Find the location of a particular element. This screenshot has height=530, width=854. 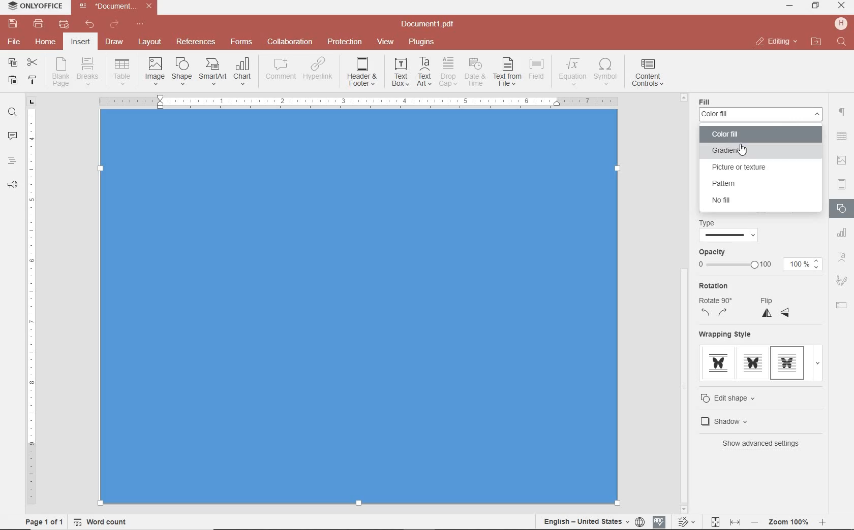

 is located at coordinates (681, 384).